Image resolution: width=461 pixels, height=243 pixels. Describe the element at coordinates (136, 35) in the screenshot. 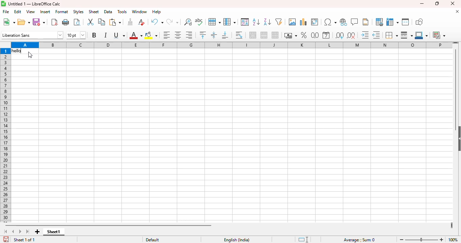

I see `font color` at that location.